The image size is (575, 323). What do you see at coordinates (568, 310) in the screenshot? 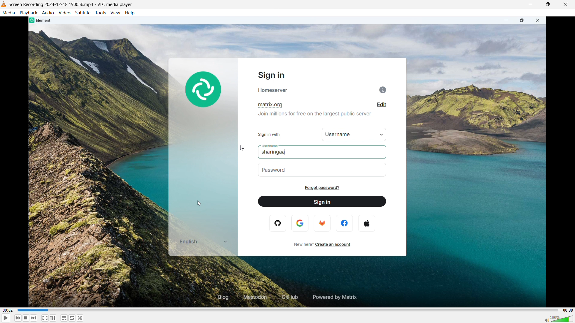
I see `00:38` at bounding box center [568, 310].